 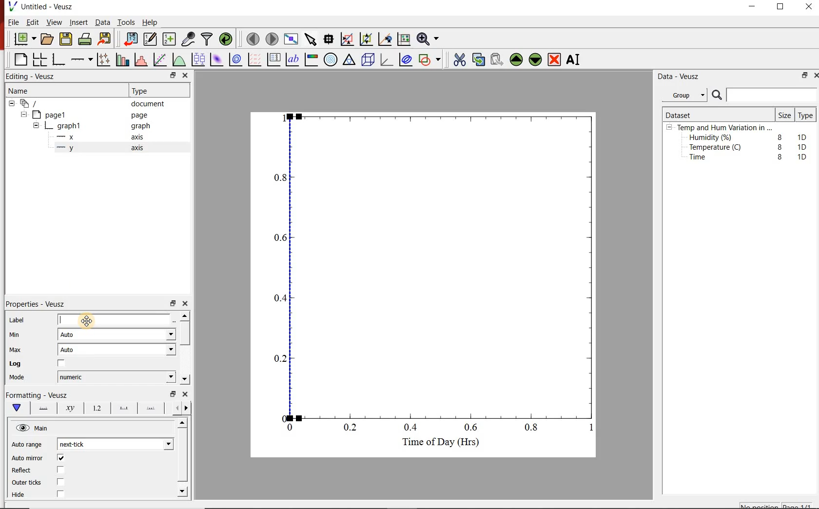 What do you see at coordinates (226, 39) in the screenshot?
I see `reload linked datasets` at bounding box center [226, 39].